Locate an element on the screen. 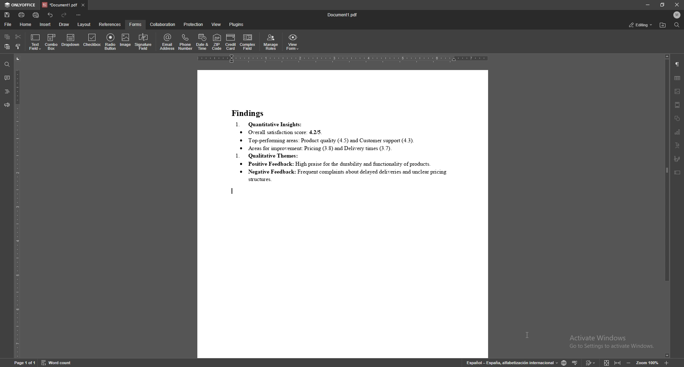 Image resolution: width=684 pixels, height=367 pixels. collaboration is located at coordinates (164, 25).